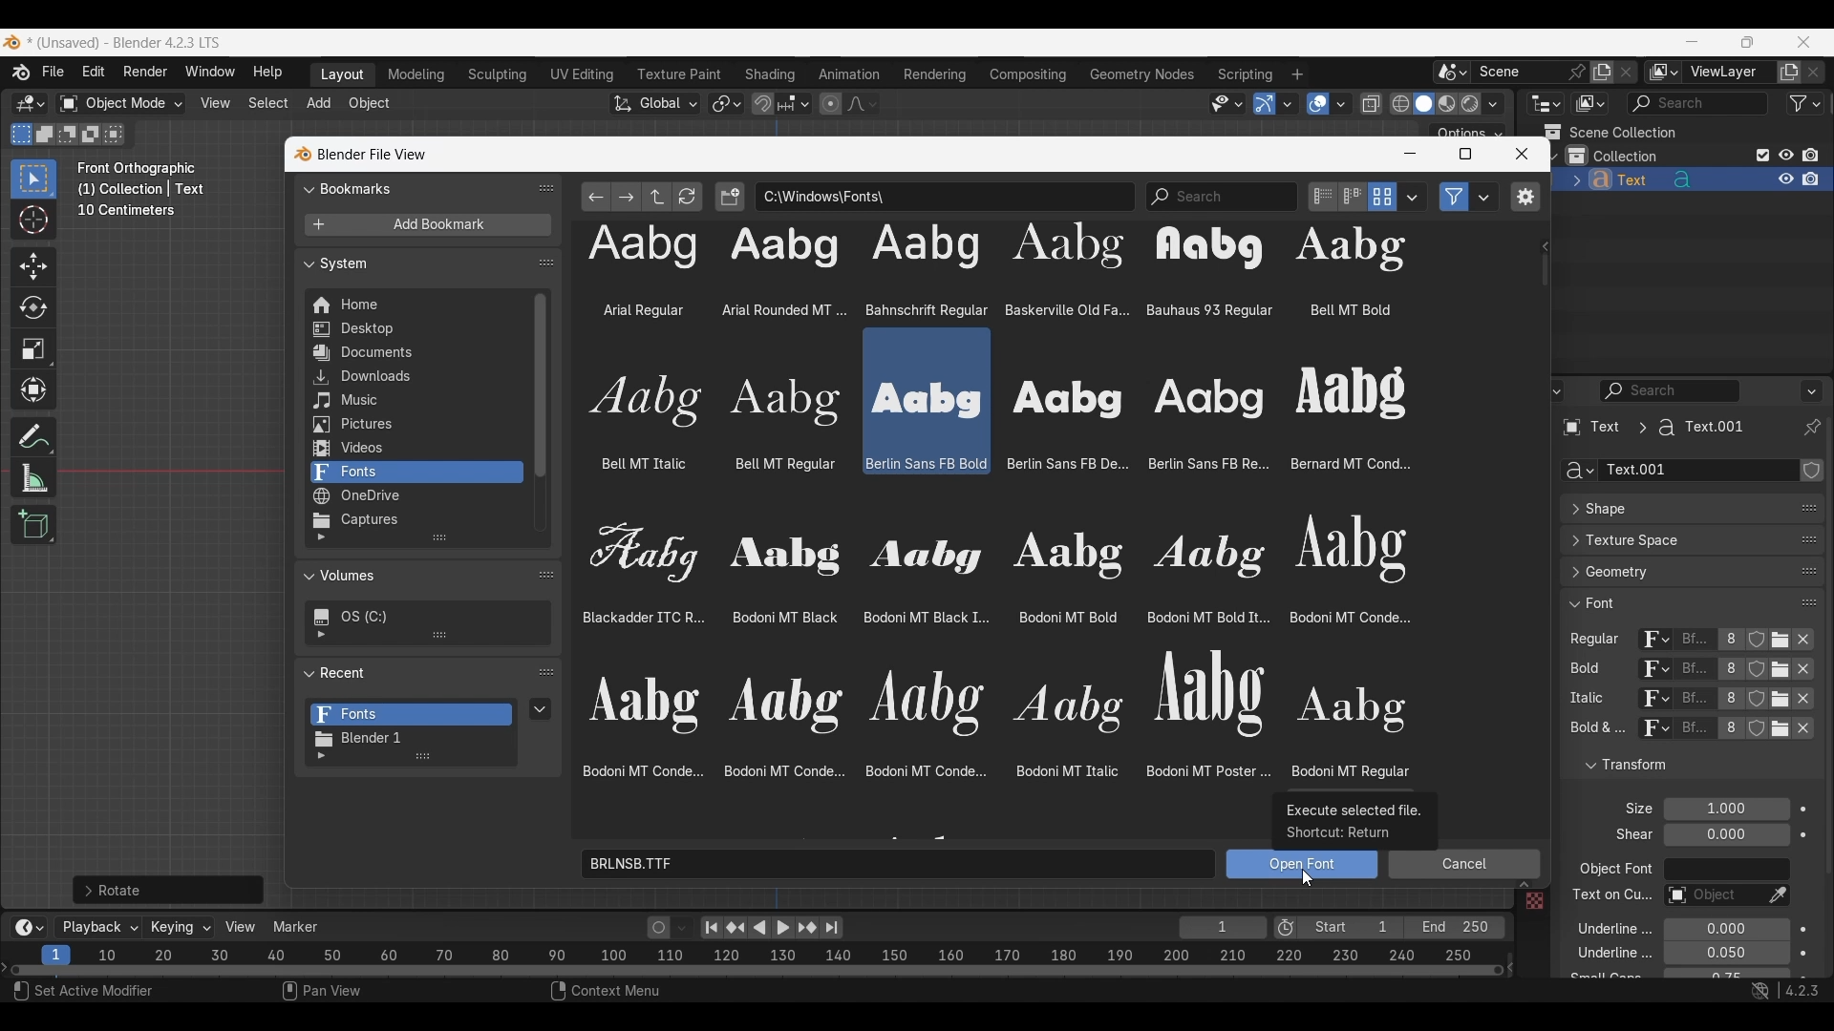 Image resolution: width=1834 pixels, height=1031 pixels. Describe the element at coordinates (22, 73) in the screenshot. I see `More about Blender` at that location.